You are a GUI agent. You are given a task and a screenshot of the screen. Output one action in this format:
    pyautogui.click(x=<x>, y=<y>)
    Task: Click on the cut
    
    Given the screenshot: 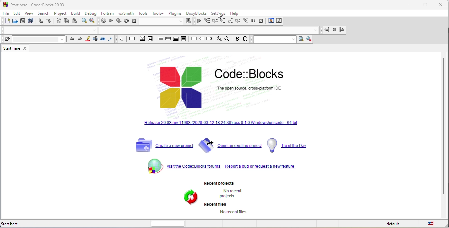 What is the action you would take?
    pyautogui.click(x=59, y=21)
    